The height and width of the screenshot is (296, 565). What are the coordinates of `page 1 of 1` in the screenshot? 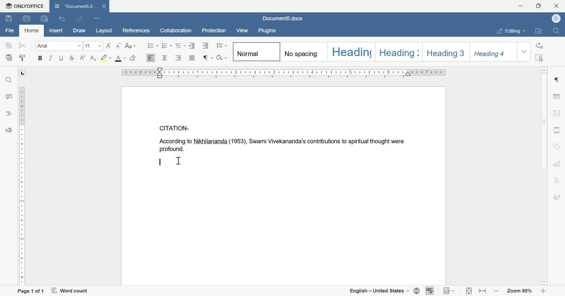 It's located at (32, 291).